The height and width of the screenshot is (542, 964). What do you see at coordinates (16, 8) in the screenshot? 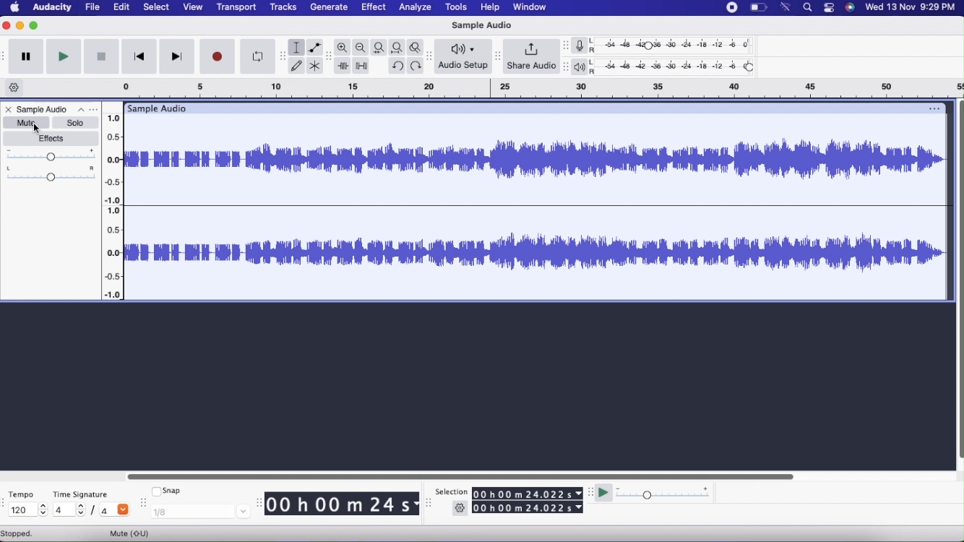
I see `Home` at bounding box center [16, 8].